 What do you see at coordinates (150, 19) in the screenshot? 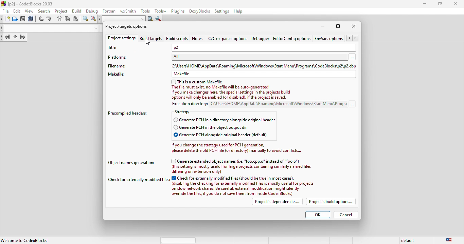
I see `run search` at bounding box center [150, 19].